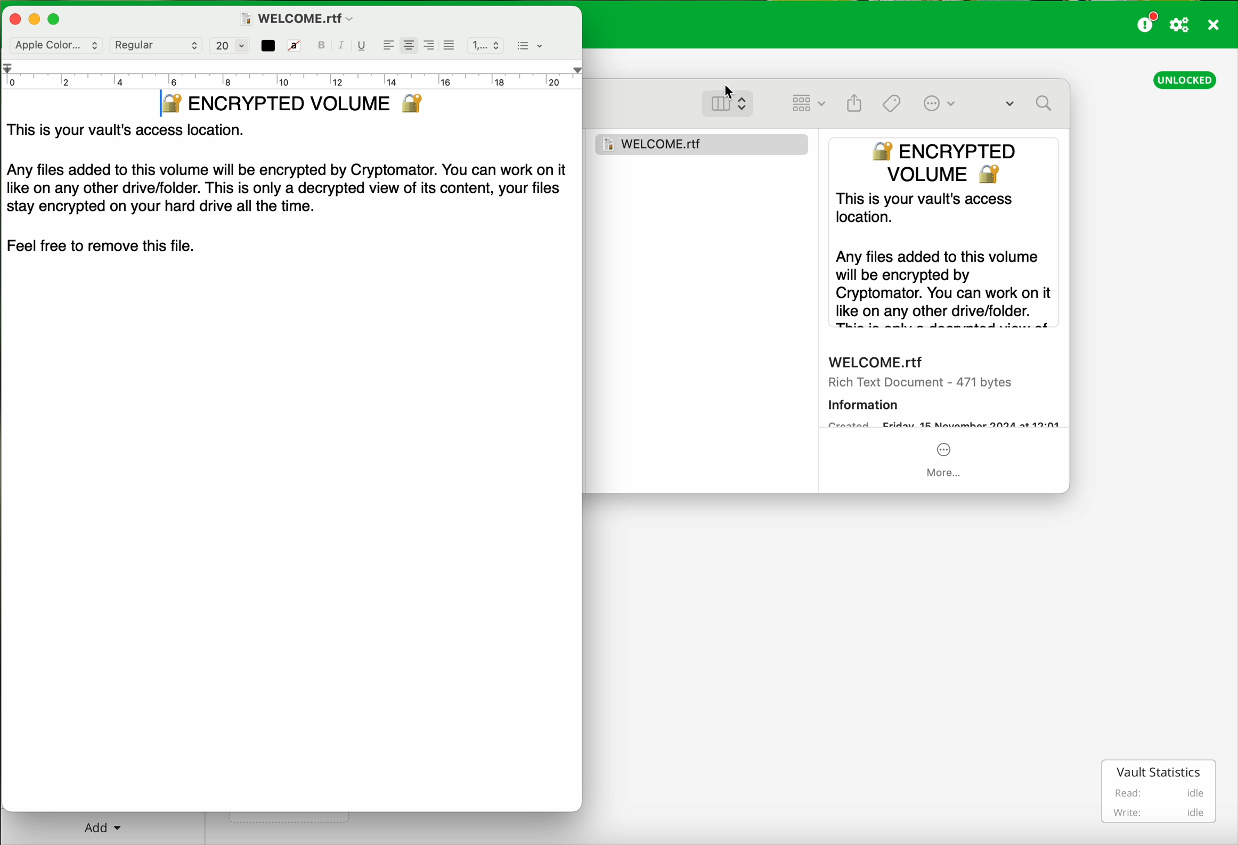 This screenshot has width=1238, height=845. Describe the element at coordinates (298, 17) in the screenshot. I see `welcome.rtf file ` at that location.